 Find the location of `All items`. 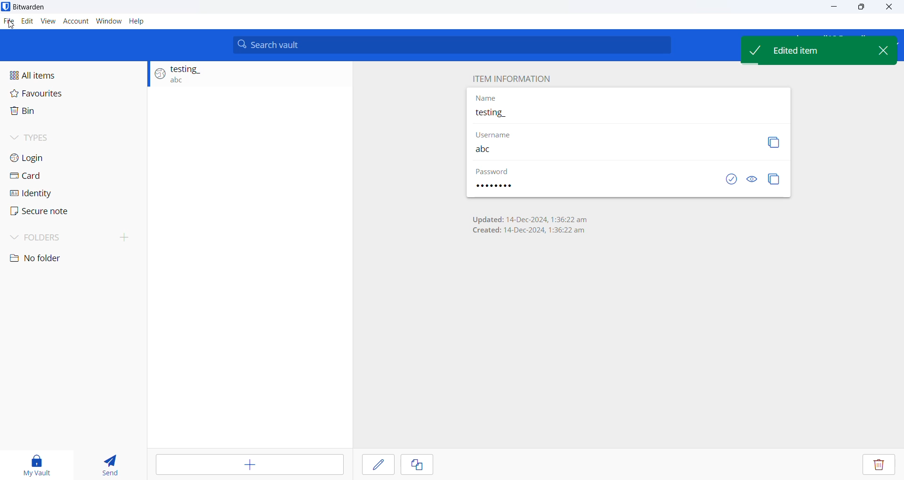

All items is located at coordinates (73, 72).